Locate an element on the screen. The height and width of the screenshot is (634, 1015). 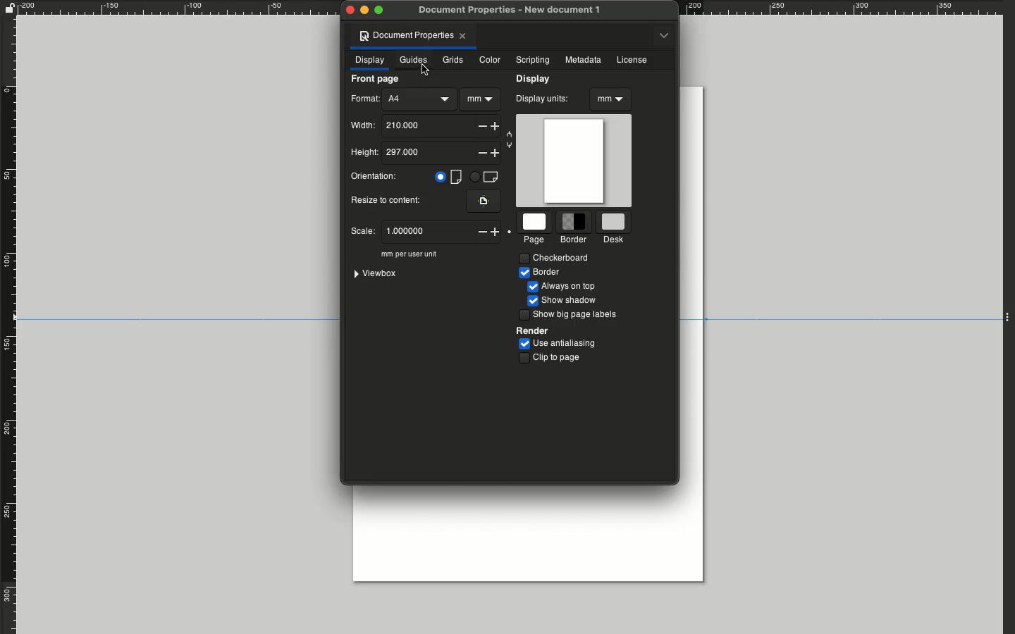
mm per user unit is located at coordinates (407, 253).